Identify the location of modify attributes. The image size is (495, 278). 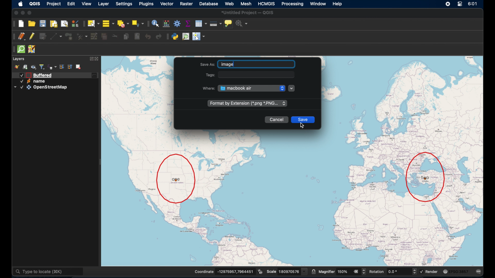
(94, 36).